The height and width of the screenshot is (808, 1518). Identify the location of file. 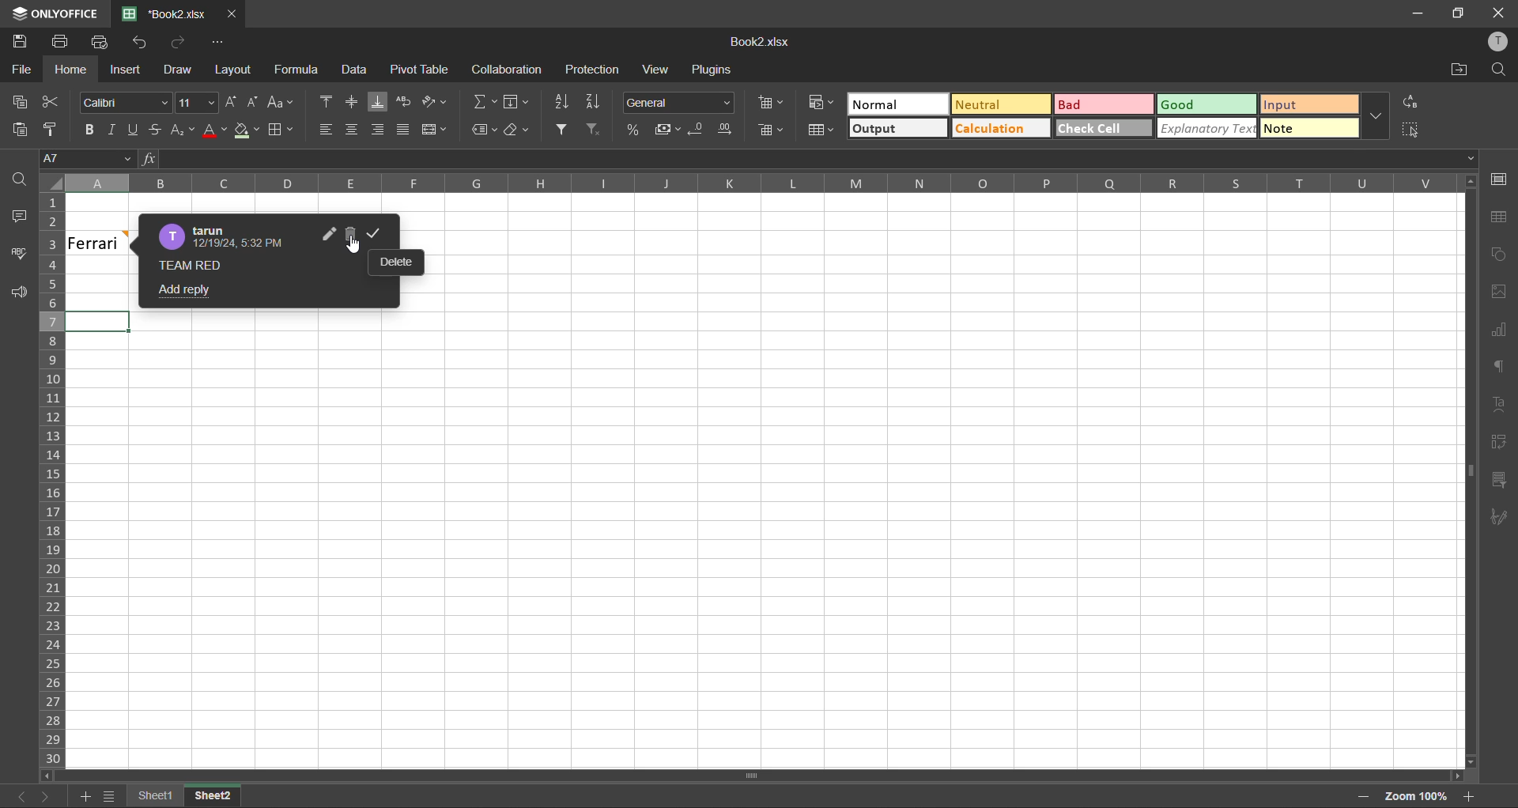
(22, 70).